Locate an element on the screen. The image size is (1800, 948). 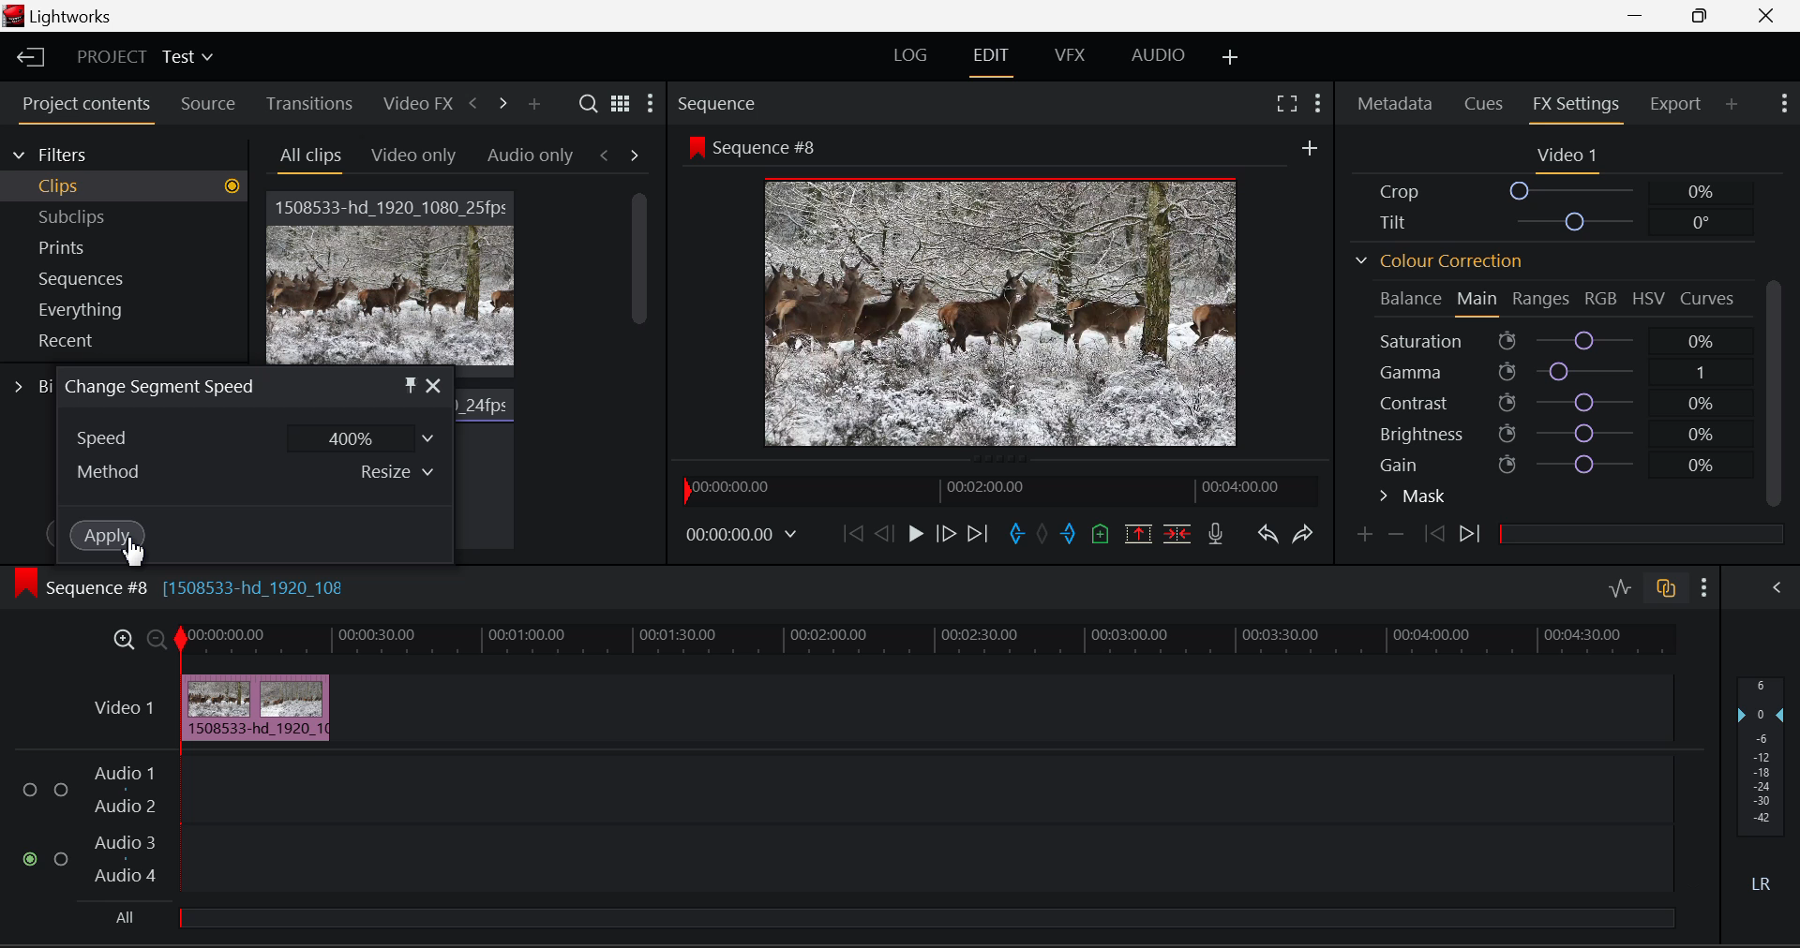
Play is located at coordinates (917, 536).